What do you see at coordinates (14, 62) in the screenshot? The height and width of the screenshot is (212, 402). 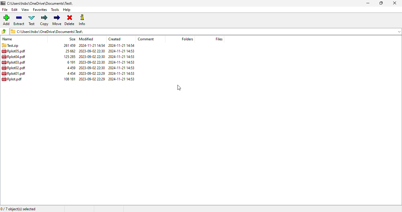 I see `rplot03` at bounding box center [14, 62].